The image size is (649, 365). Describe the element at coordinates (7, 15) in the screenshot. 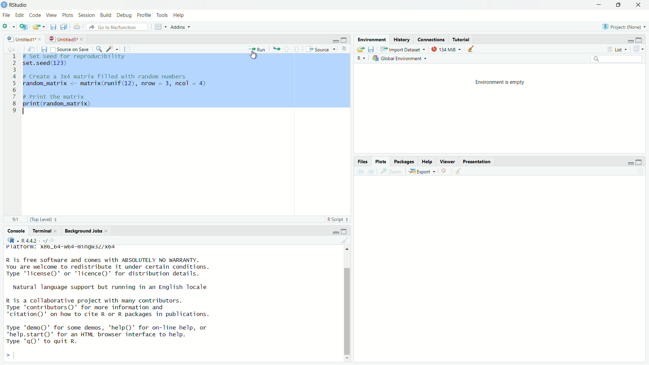

I see `File` at that location.